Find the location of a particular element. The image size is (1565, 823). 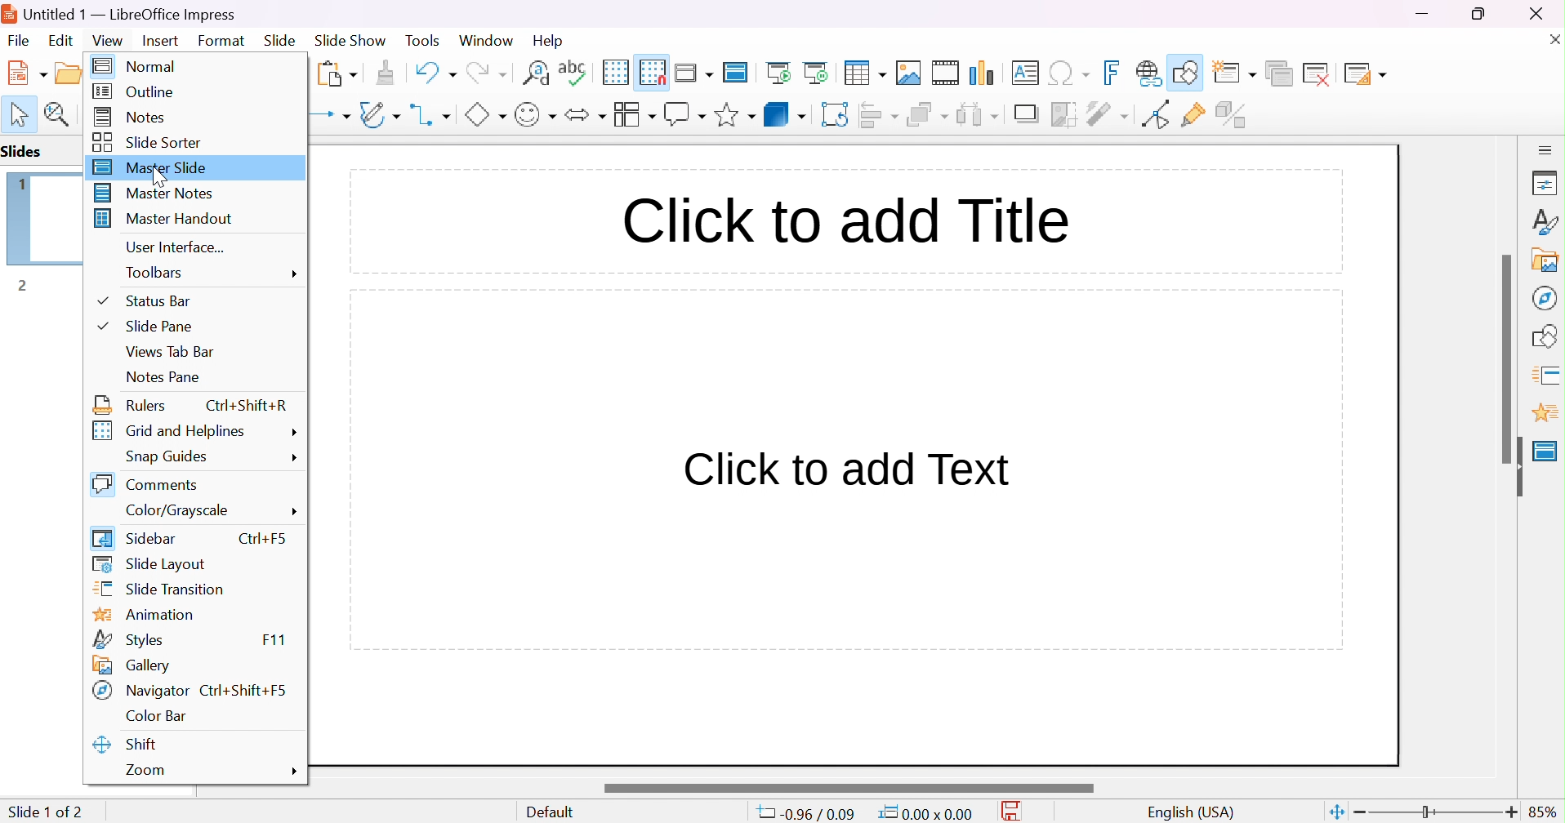

shapes and banners is located at coordinates (734, 115).